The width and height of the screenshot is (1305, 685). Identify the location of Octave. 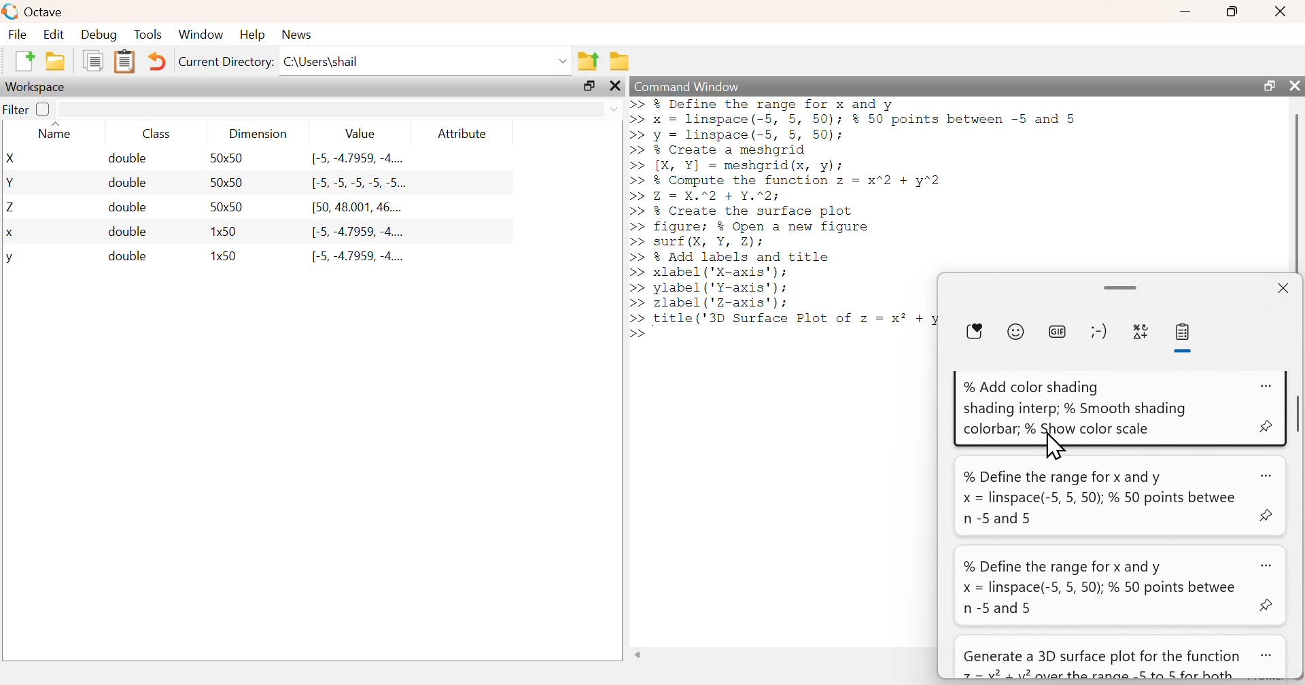
(45, 12).